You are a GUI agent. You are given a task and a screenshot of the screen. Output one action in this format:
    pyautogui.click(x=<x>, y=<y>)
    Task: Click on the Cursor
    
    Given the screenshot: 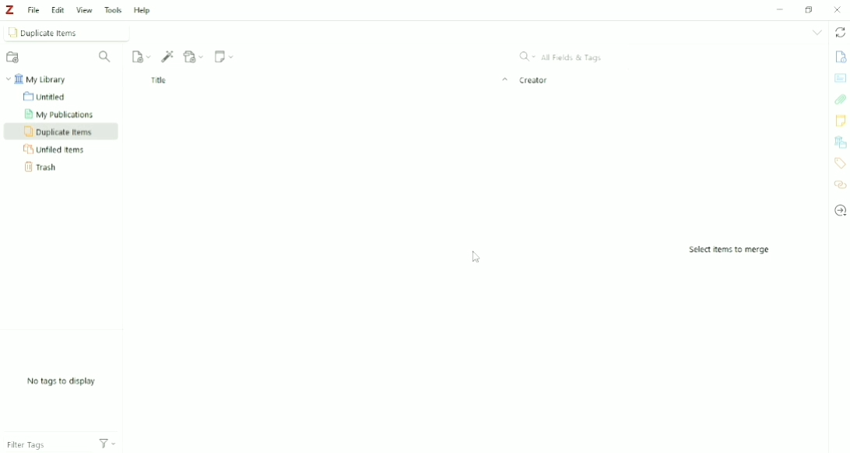 What is the action you would take?
    pyautogui.click(x=476, y=258)
    